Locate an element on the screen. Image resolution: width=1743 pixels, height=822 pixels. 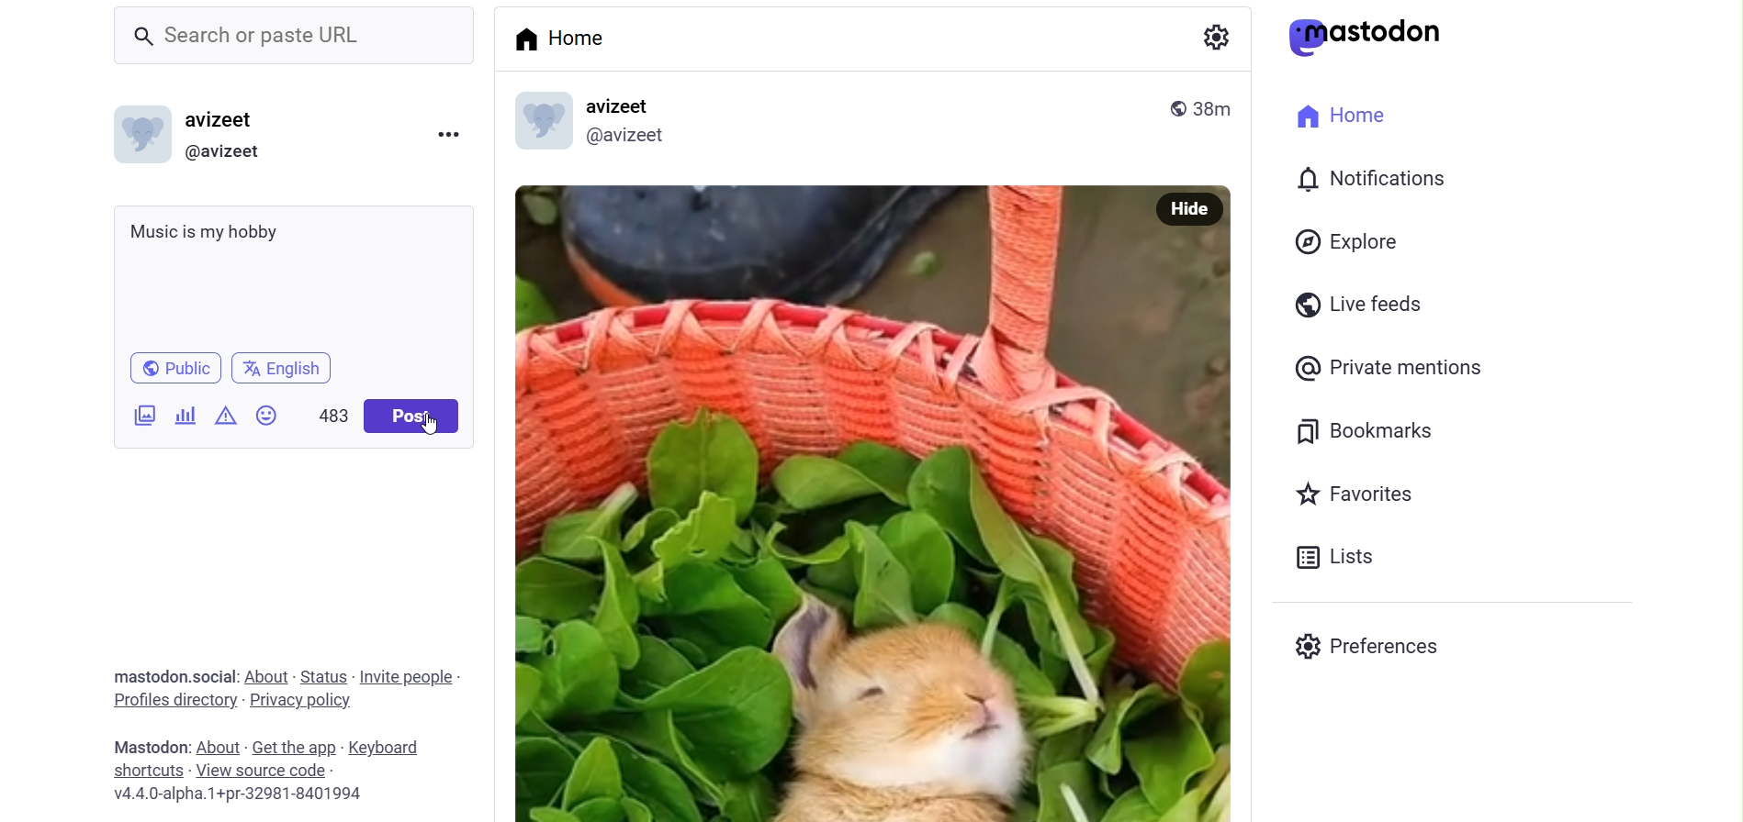
avizeet is located at coordinates (637, 104).